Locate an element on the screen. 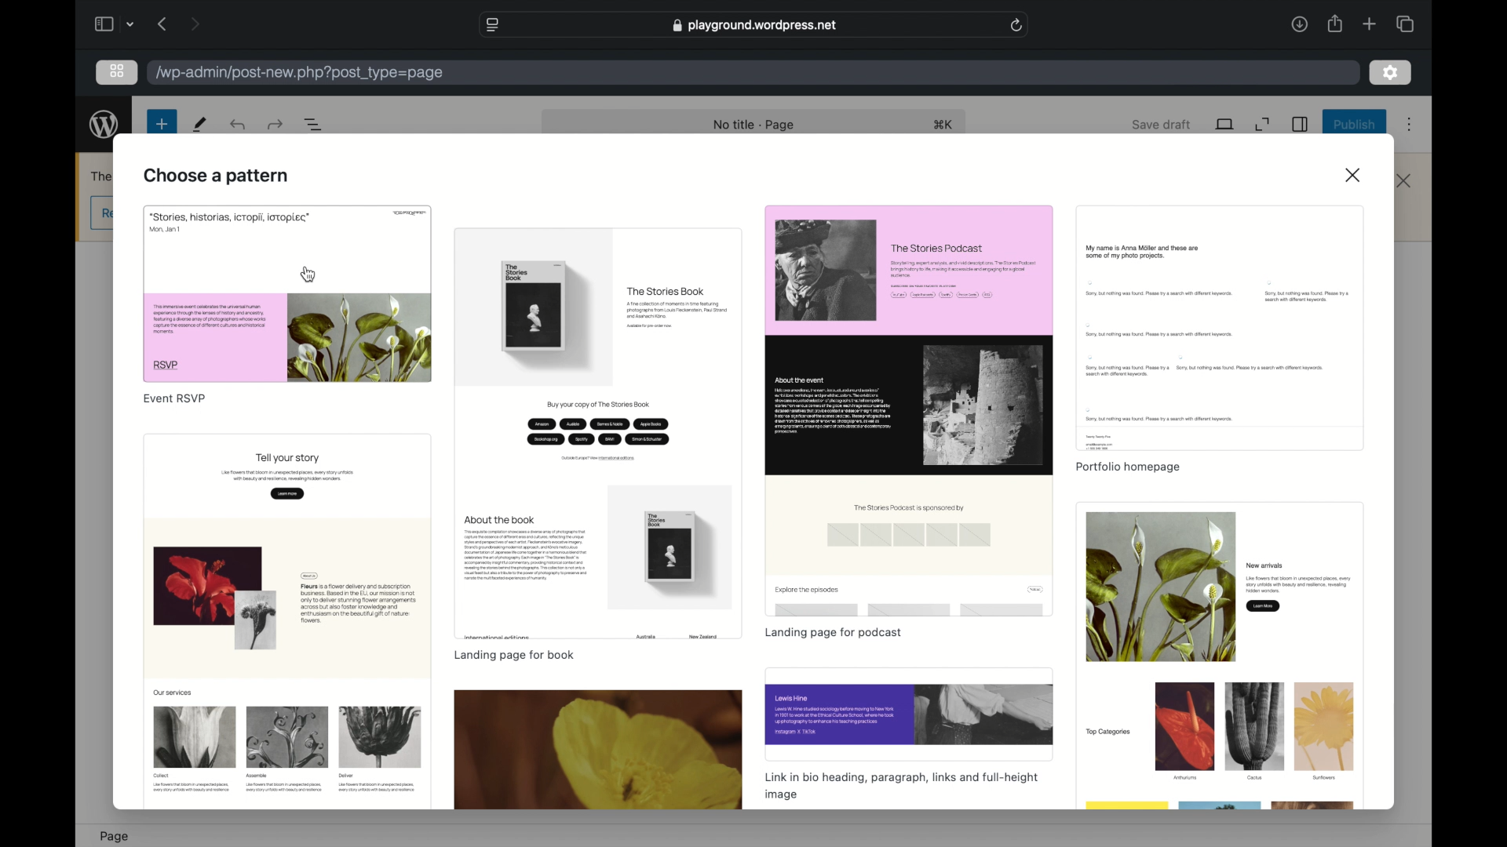 The width and height of the screenshot is (1507, 847). tab group picker is located at coordinates (132, 24).